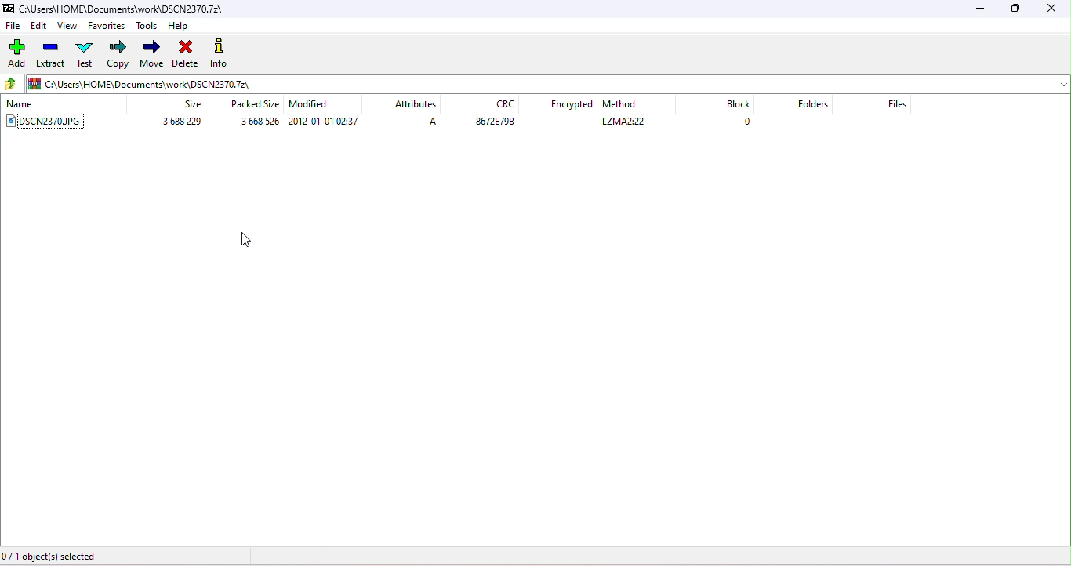 This screenshot has width=1071, height=566. Describe the element at coordinates (899, 107) in the screenshot. I see `files` at that location.